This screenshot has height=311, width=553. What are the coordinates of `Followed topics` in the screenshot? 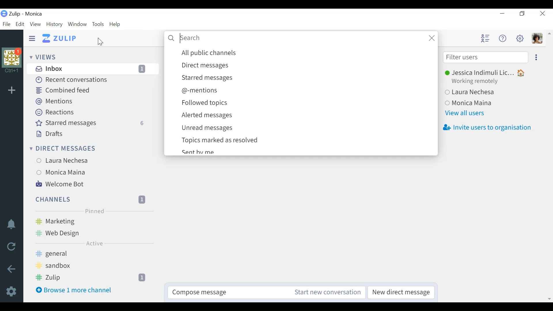 It's located at (307, 103).